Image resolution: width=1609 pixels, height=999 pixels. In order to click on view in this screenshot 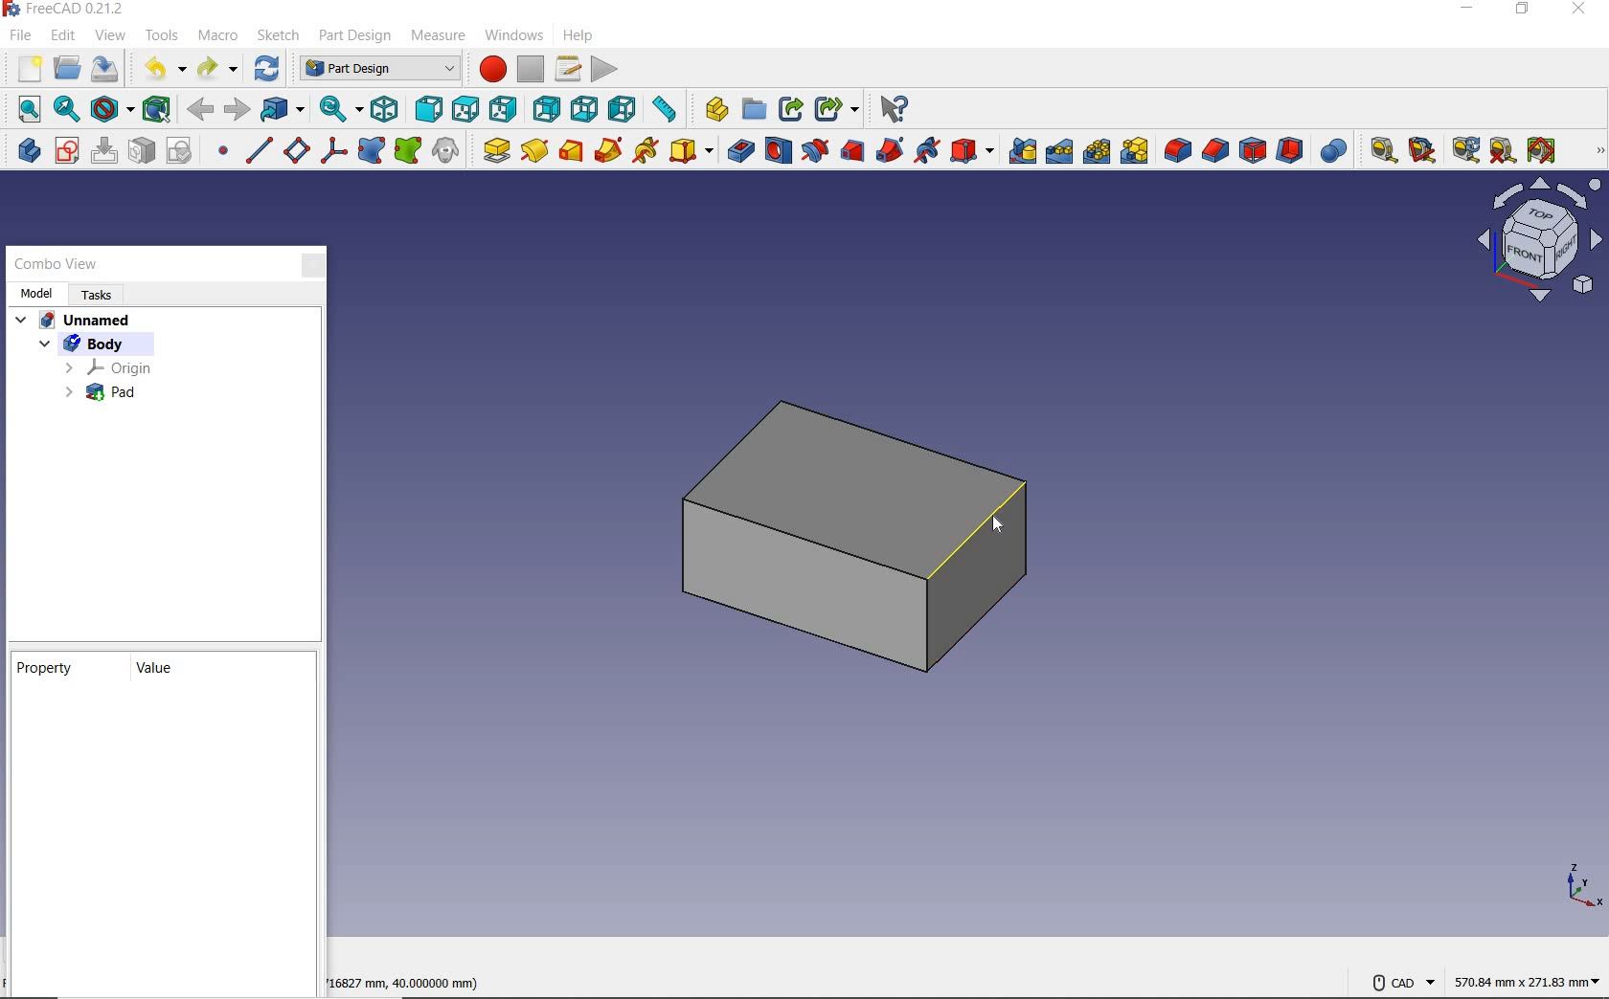, I will do `click(112, 37)`.